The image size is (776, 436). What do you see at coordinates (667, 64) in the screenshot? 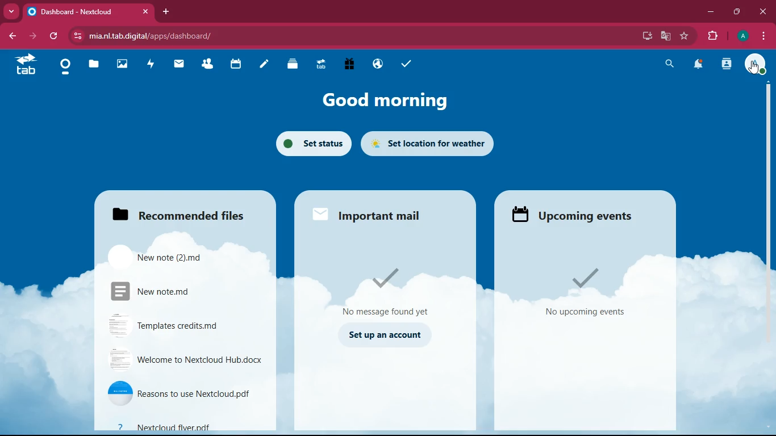
I see `search` at bounding box center [667, 64].